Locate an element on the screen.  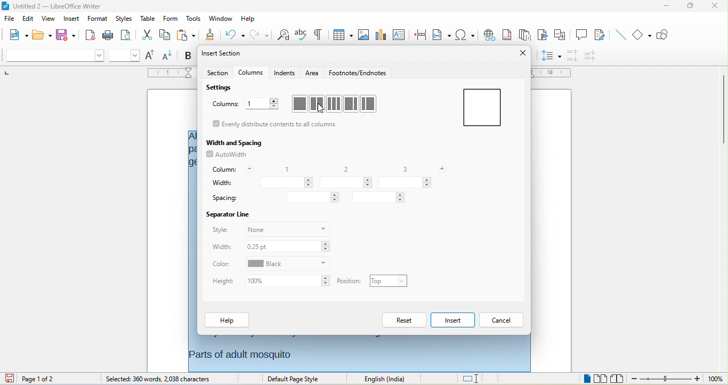
page 1 of 2 is located at coordinates (42, 379).